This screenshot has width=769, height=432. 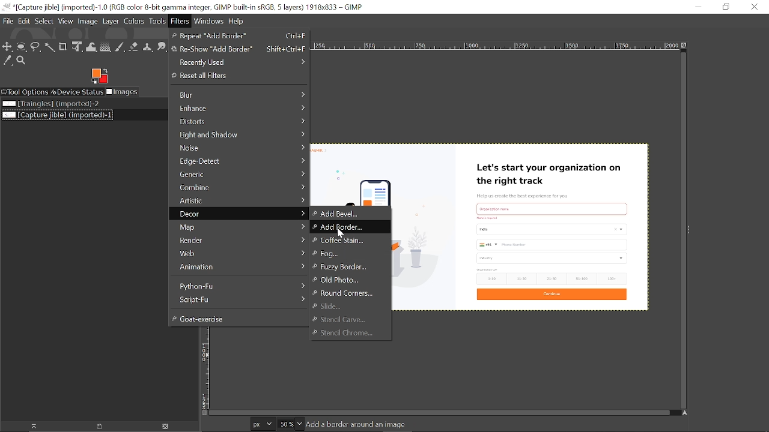 I want to click on Blur, so click(x=241, y=95).